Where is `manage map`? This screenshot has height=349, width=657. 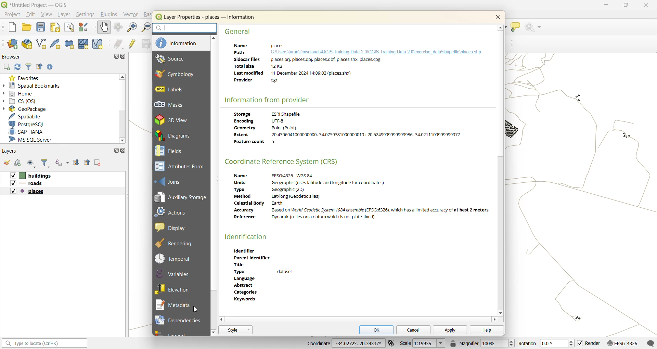
manage map is located at coordinates (33, 163).